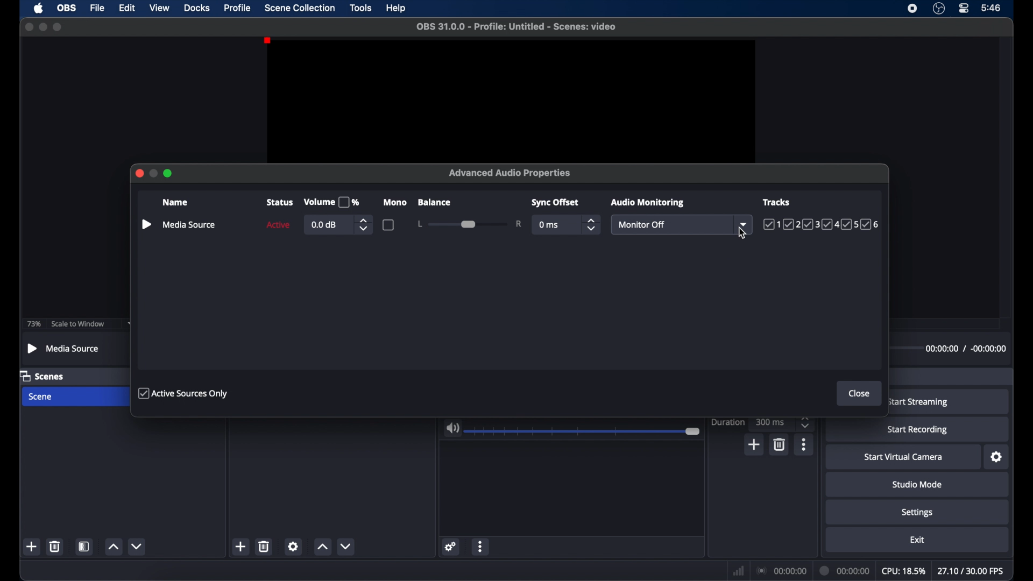 The width and height of the screenshot is (1033, 581). I want to click on media source, so click(64, 348).